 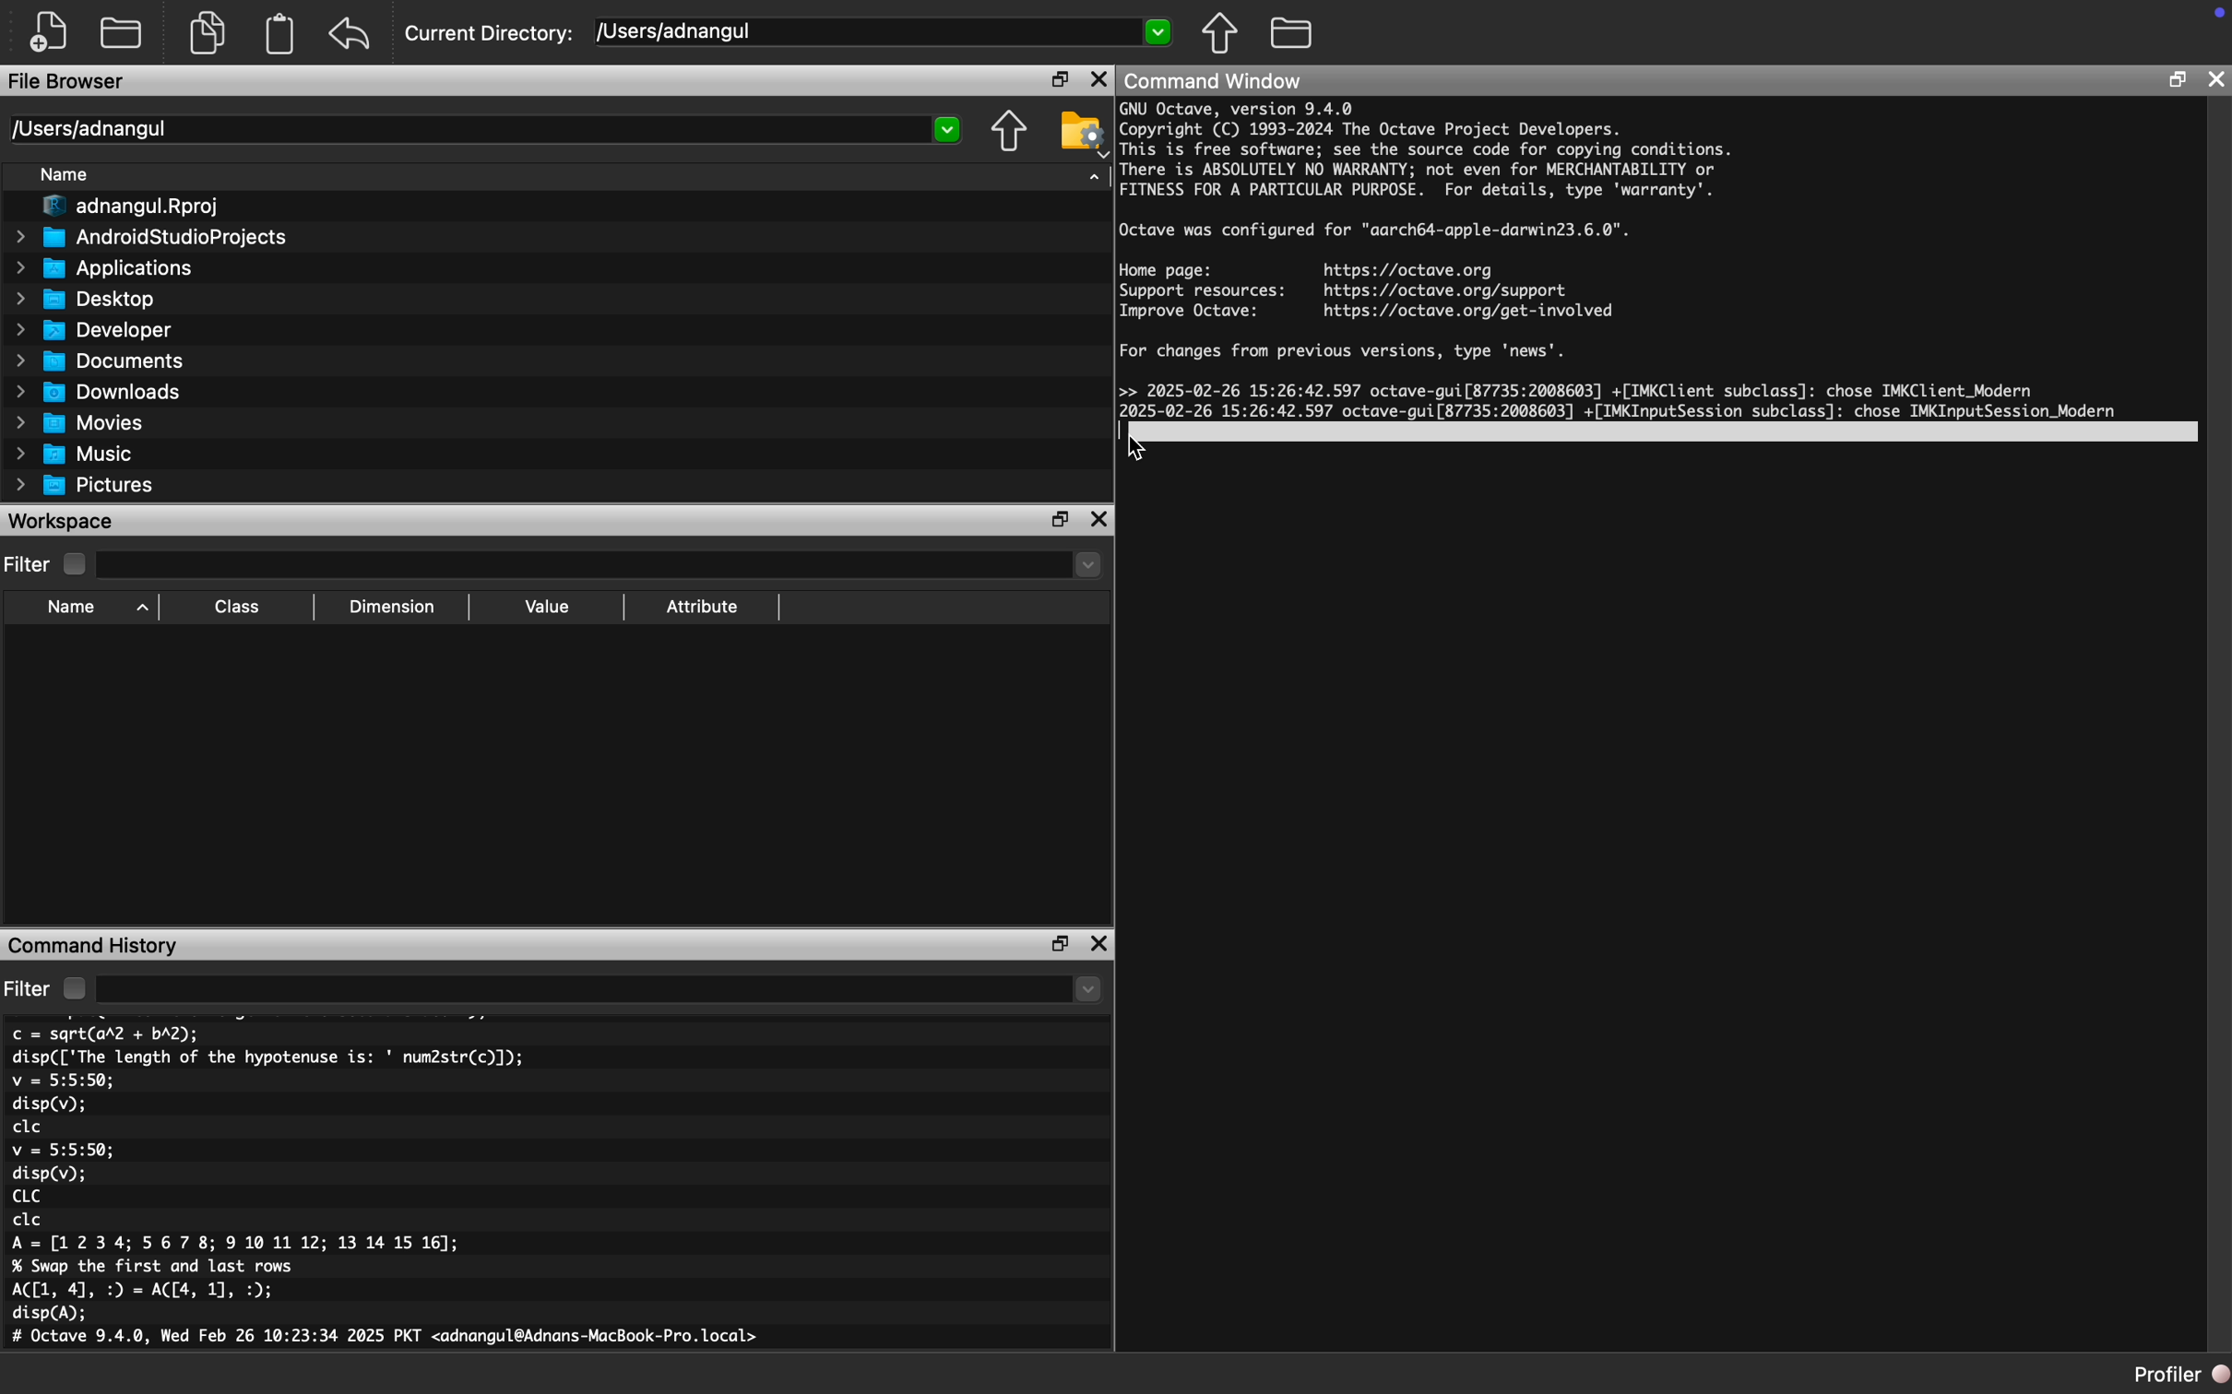 What do you see at coordinates (1100, 944) in the screenshot?
I see `Close` at bounding box center [1100, 944].